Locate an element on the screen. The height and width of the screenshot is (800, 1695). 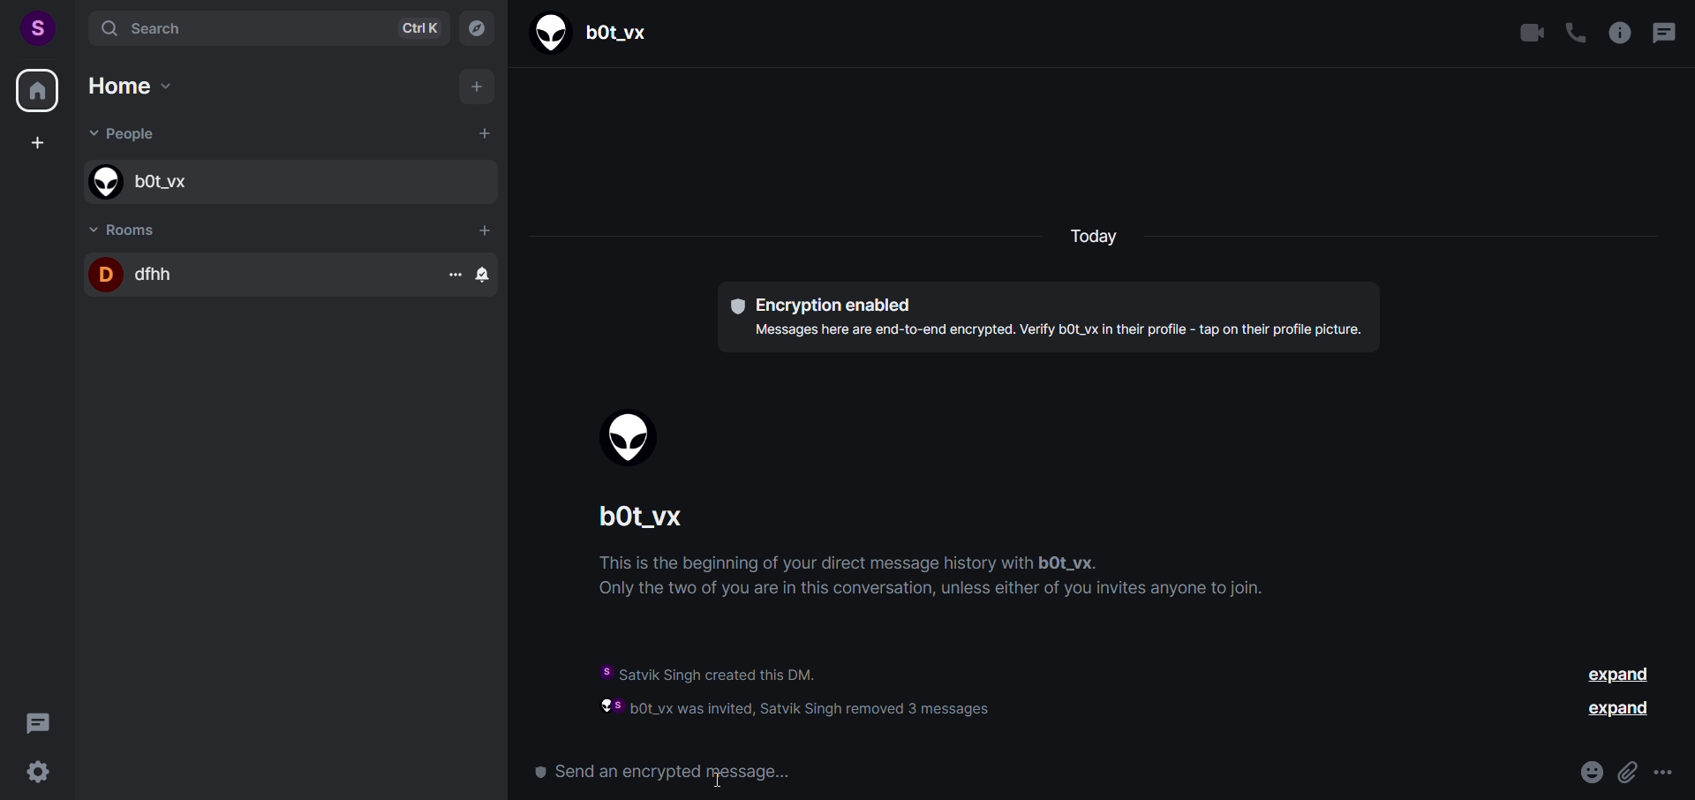
user is located at coordinates (36, 26).